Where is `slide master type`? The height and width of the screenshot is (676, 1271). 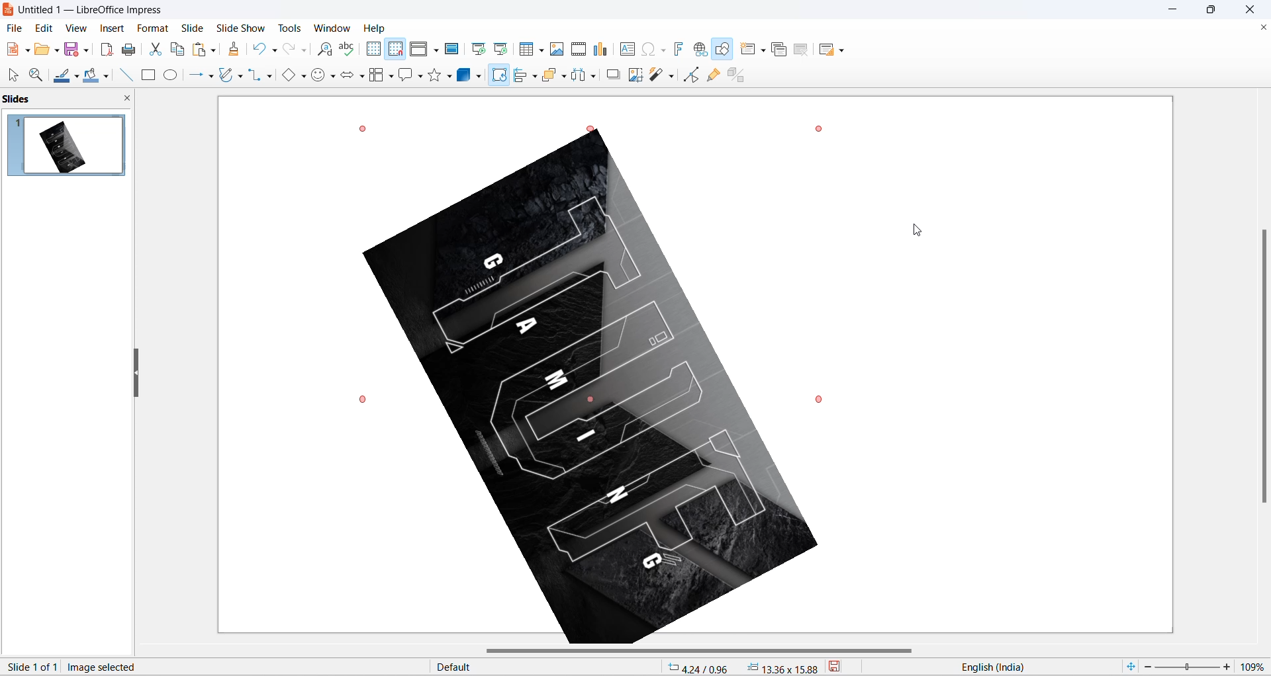 slide master type is located at coordinates (547, 667).